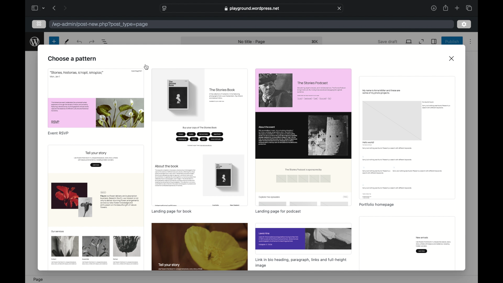  I want to click on close, so click(452, 58).